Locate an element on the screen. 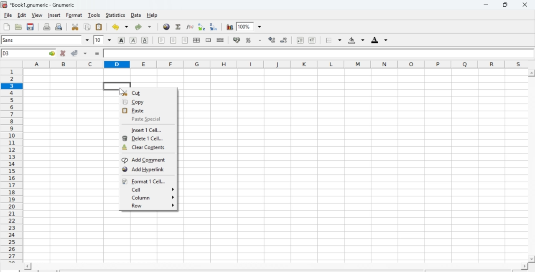 This screenshot has height=272, width=535. Undo is located at coordinates (119, 27).